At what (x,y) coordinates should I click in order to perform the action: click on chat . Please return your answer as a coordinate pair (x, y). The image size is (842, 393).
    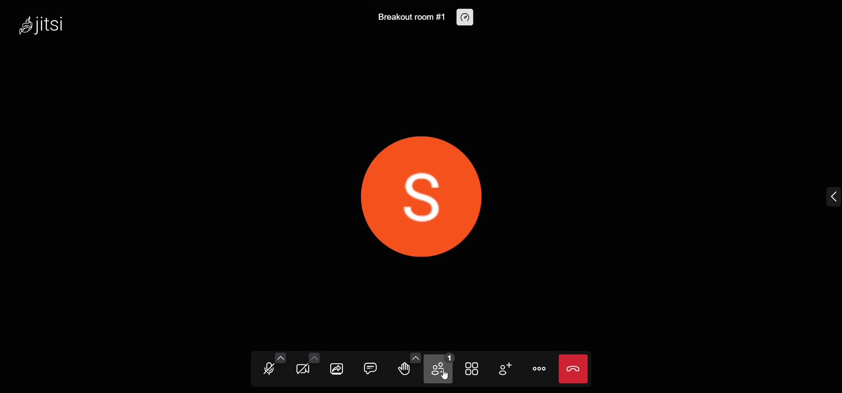
    Looking at the image, I should click on (368, 368).